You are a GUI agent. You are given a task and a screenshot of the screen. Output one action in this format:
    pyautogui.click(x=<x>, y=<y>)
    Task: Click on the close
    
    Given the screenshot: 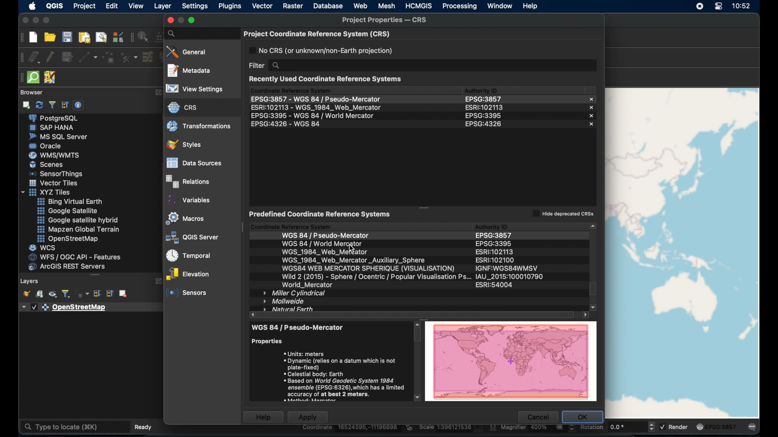 What is the action you would take?
    pyautogui.click(x=24, y=20)
    